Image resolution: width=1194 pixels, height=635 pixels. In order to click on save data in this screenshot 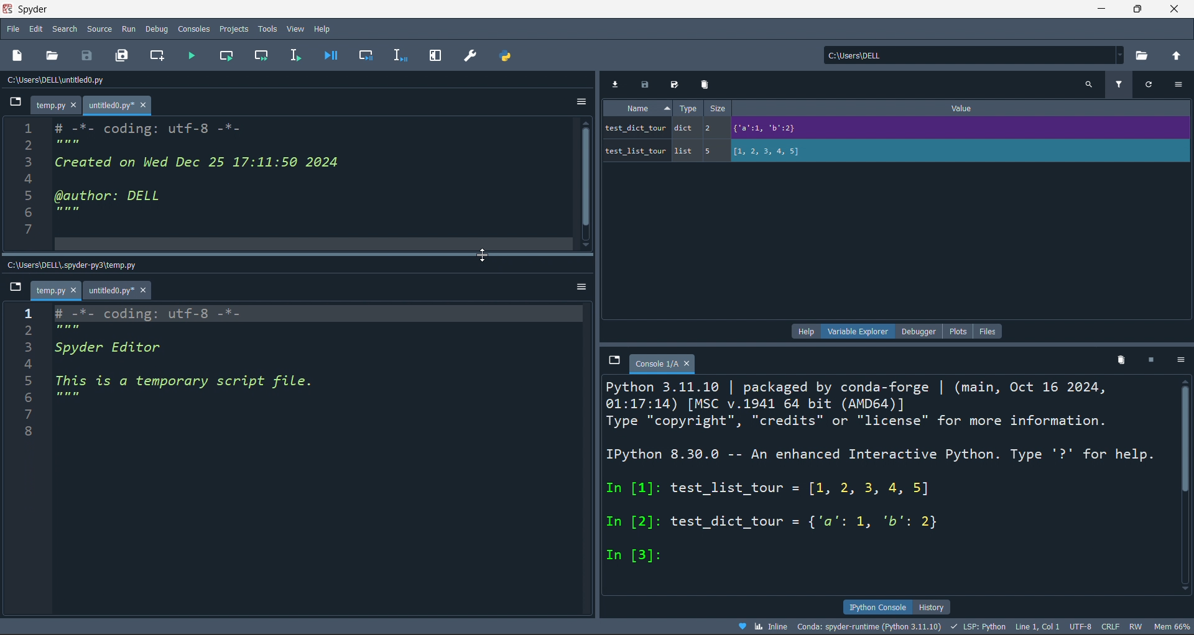, I will do `click(645, 83)`.